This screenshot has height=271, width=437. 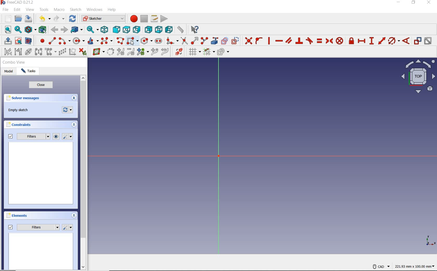 What do you see at coordinates (42, 19) in the screenshot?
I see `undo` at bounding box center [42, 19].